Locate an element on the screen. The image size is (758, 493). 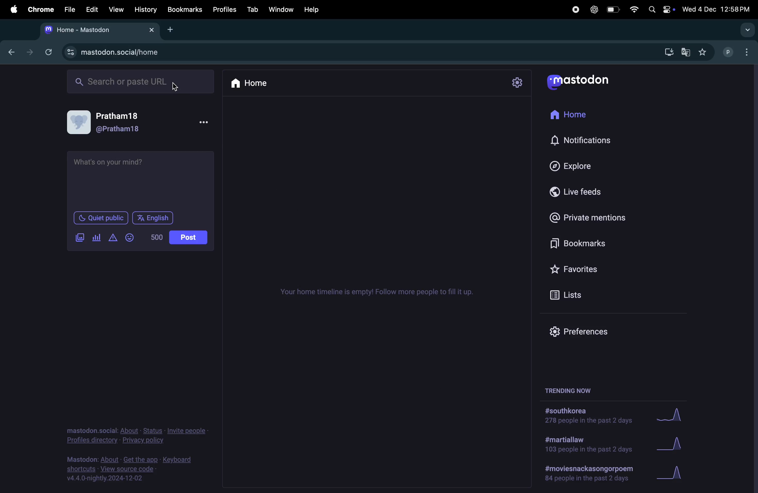
cursor is located at coordinates (174, 88).